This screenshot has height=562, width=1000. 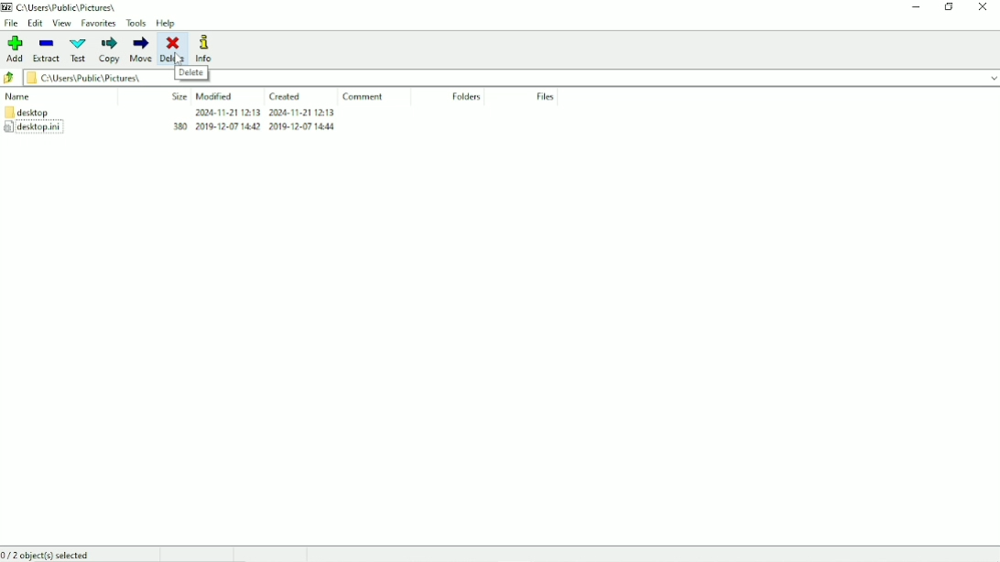 What do you see at coordinates (178, 95) in the screenshot?
I see `Size` at bounding box center [178, 95].